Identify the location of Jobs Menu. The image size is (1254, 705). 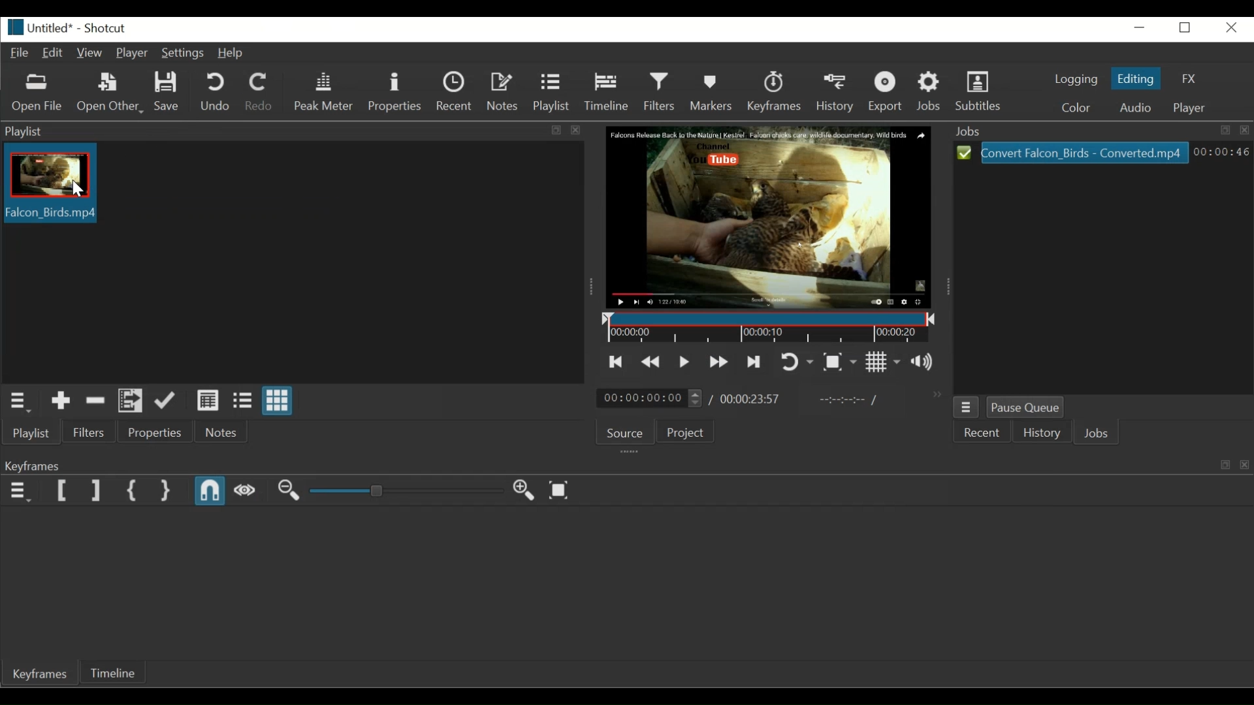
(969, 406).